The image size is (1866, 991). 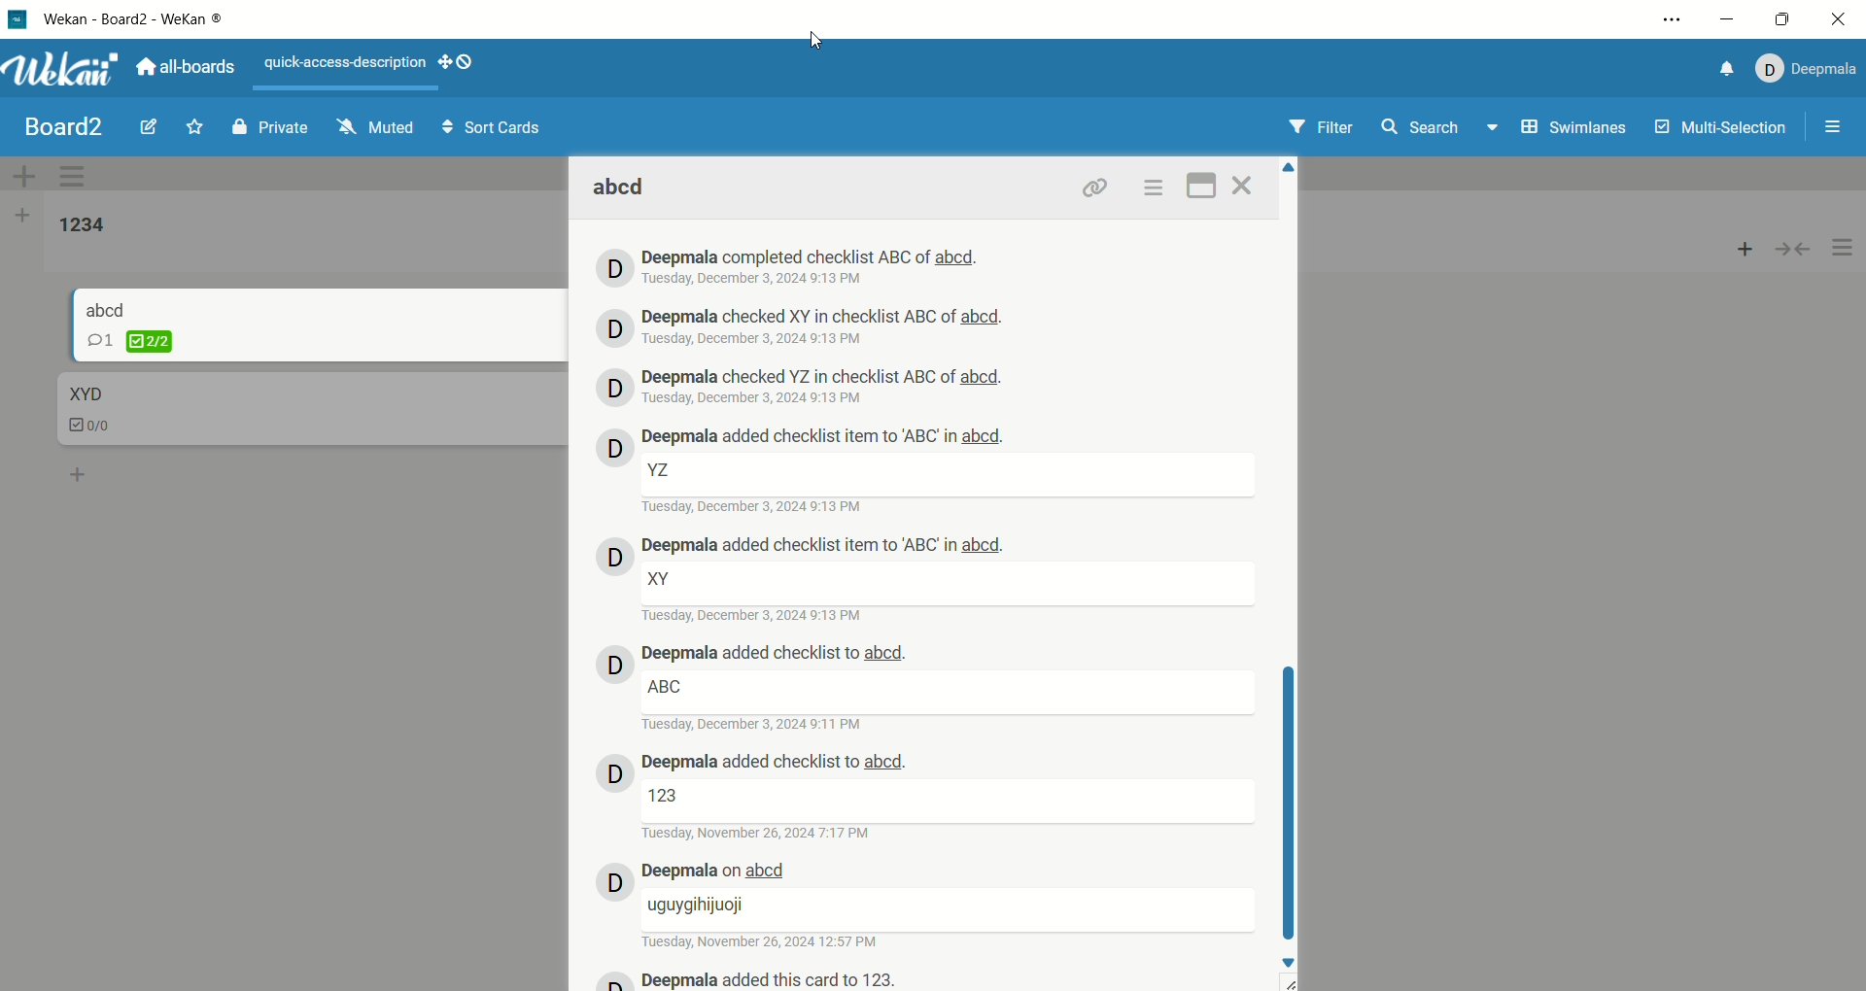 I want to click on options, so click(x=1844, y=249).